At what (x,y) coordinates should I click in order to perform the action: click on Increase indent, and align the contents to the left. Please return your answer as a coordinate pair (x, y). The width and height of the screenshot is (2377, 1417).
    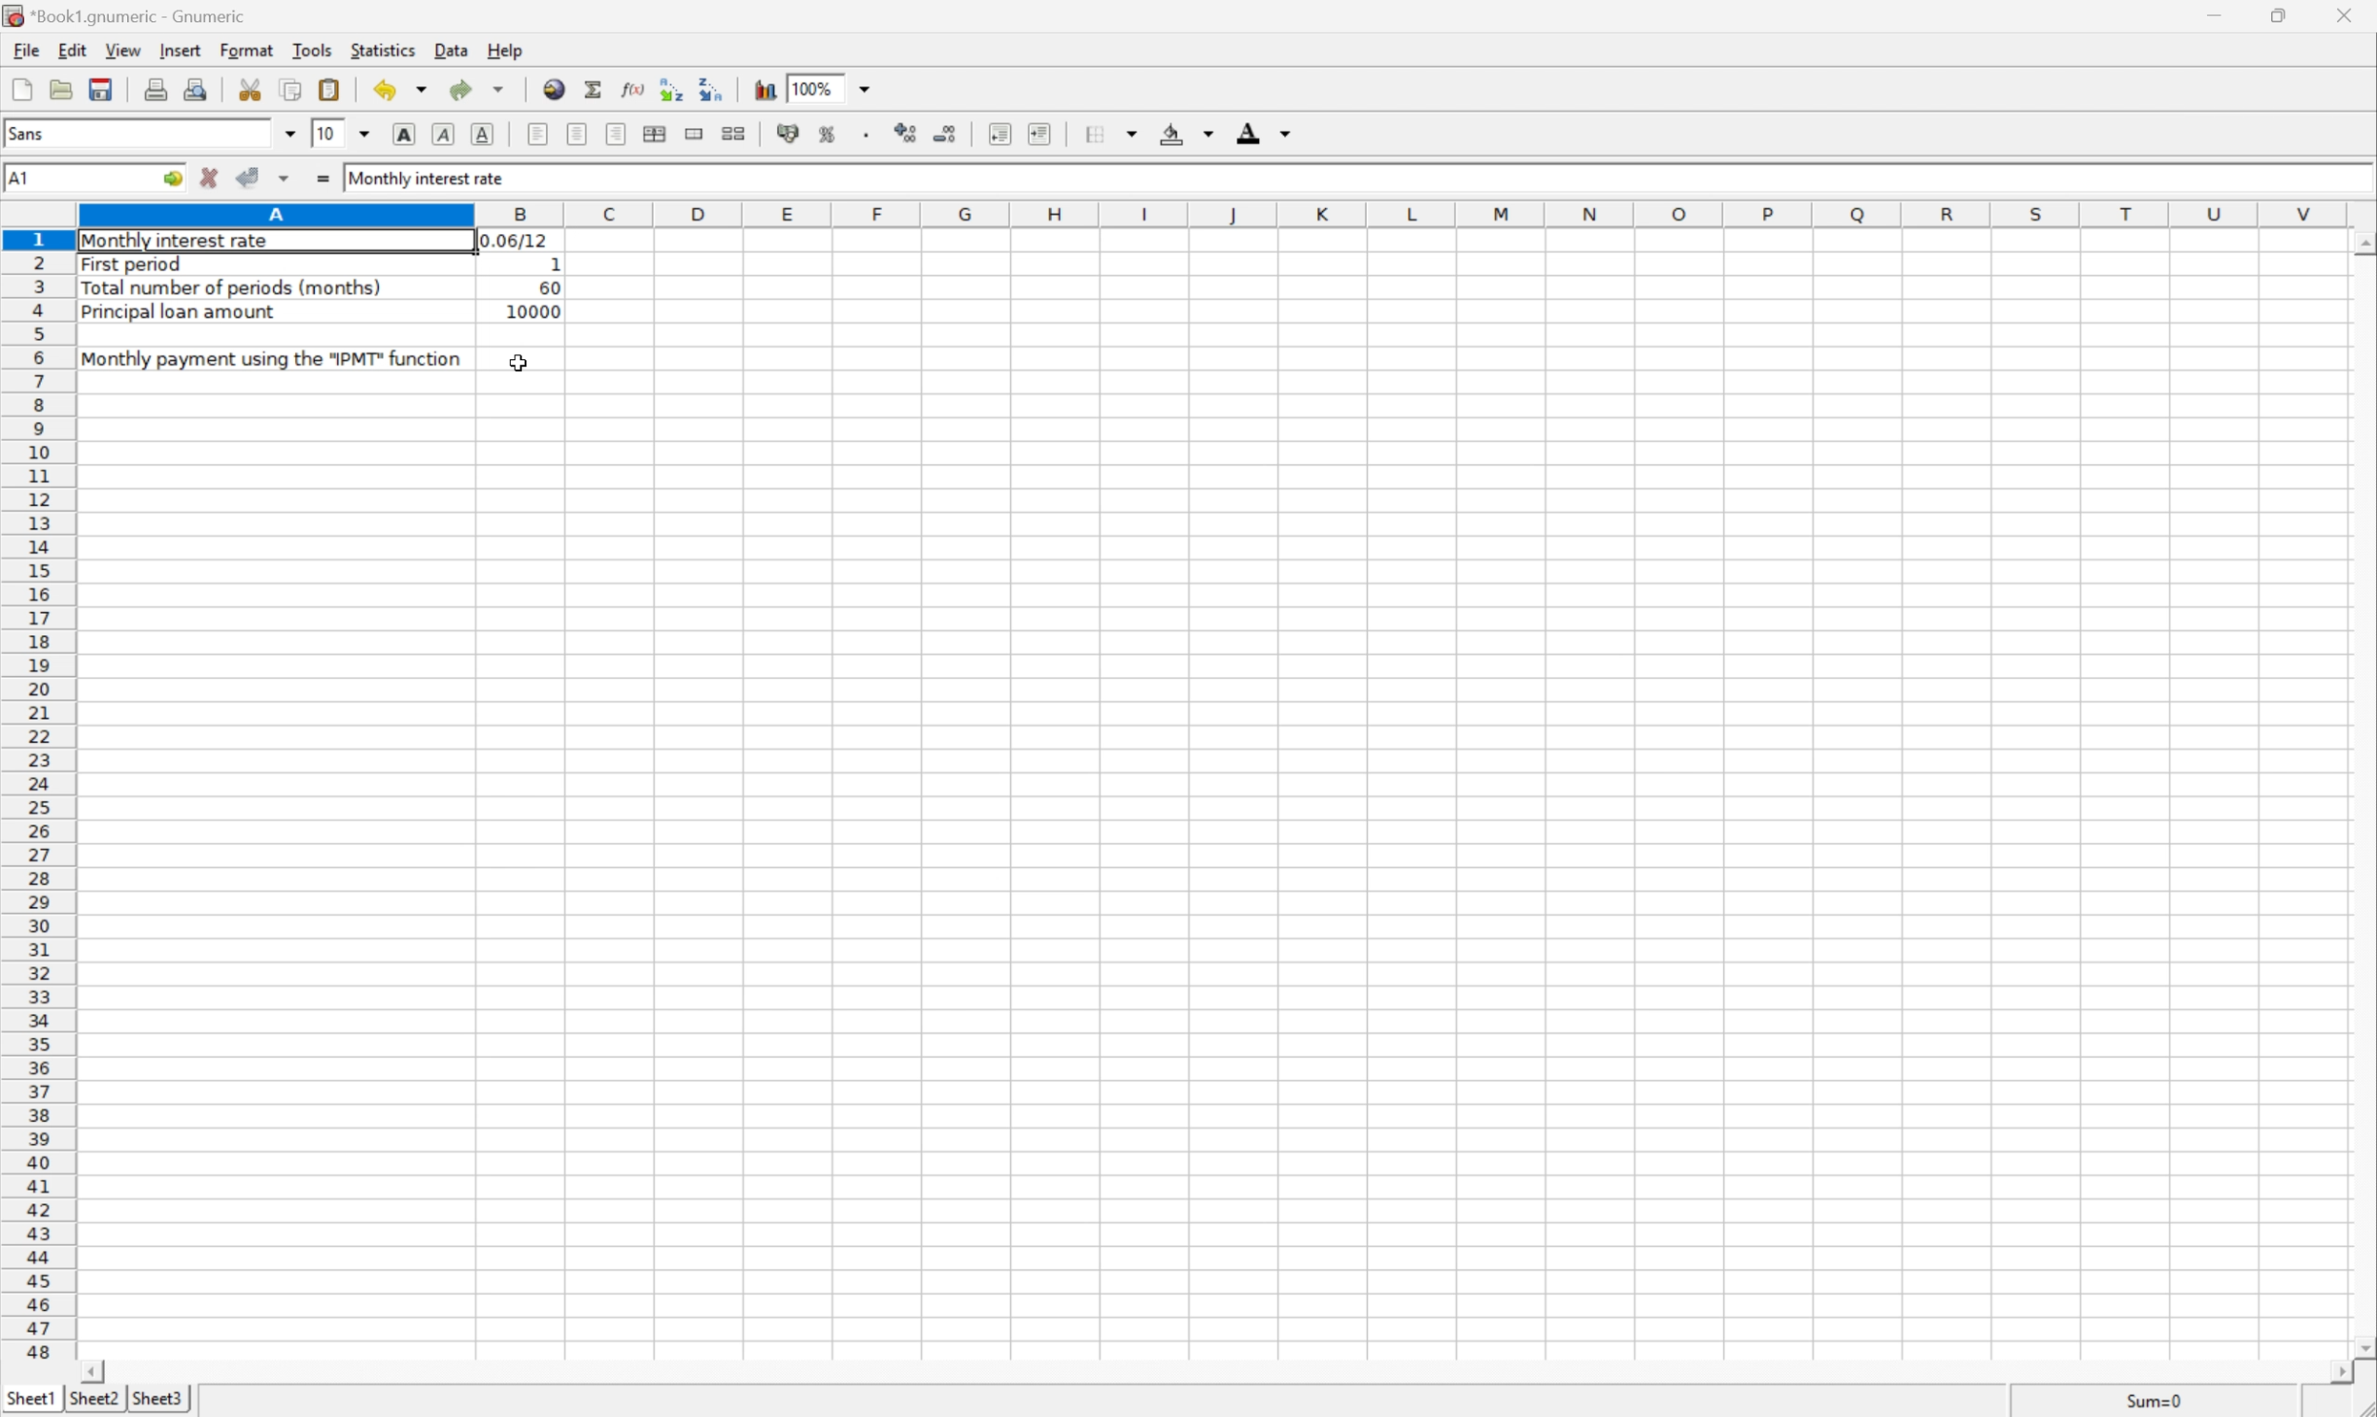
    Looking at the image, I should click on (1043, 134).